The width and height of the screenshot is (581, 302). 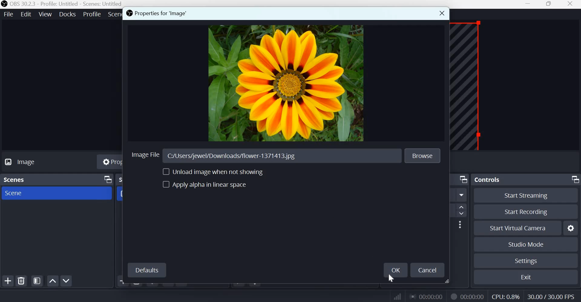 What do you see at coordinates (462, 195) in the screenshot?
I see `More options` at bounding box center [462, 195].